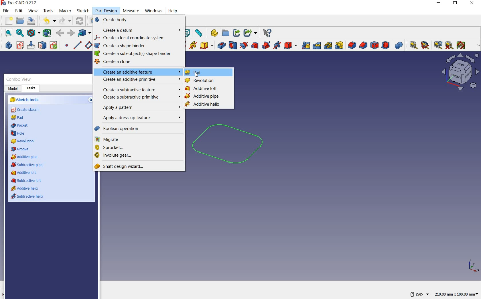  What do you see at coordinates (19, 118) in the screenshot?
I see `pad` at bounding box center [19, 118].